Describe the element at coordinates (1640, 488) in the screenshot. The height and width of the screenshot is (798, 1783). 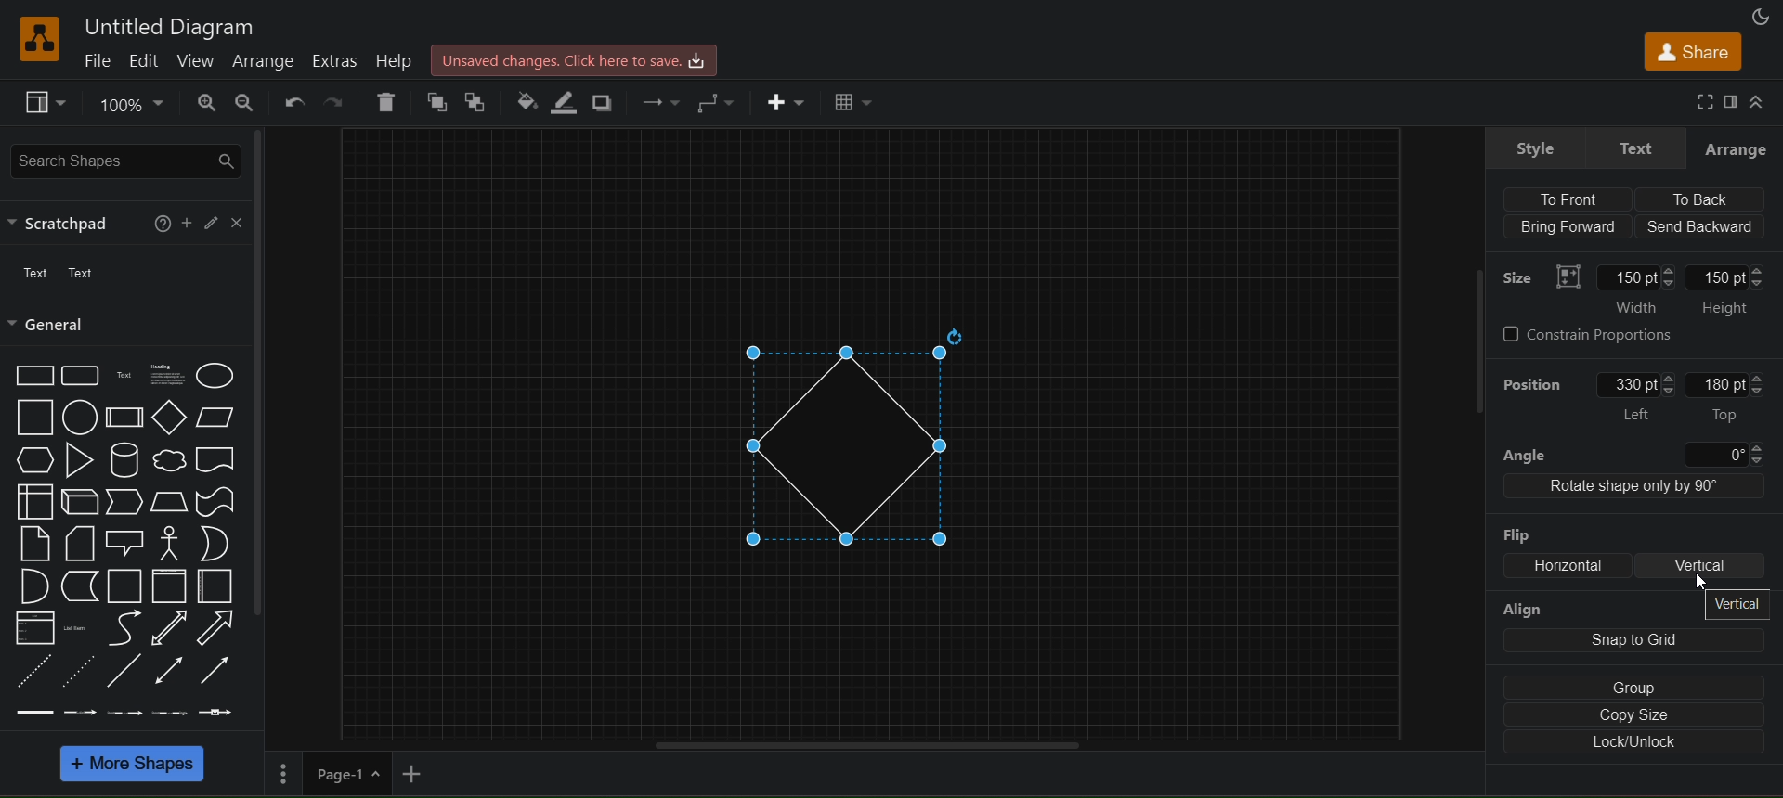
I see `rotate shape by 90 degree` at that location.